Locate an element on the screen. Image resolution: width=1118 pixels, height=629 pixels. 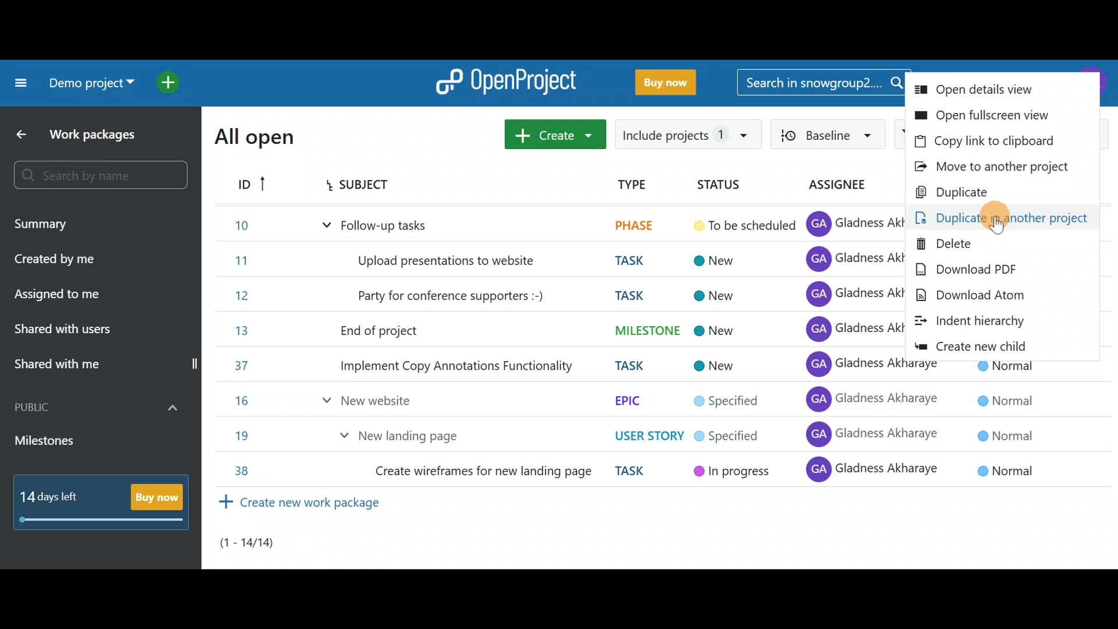
Search in snowgroup?....  is located at coordinates (821, 83).